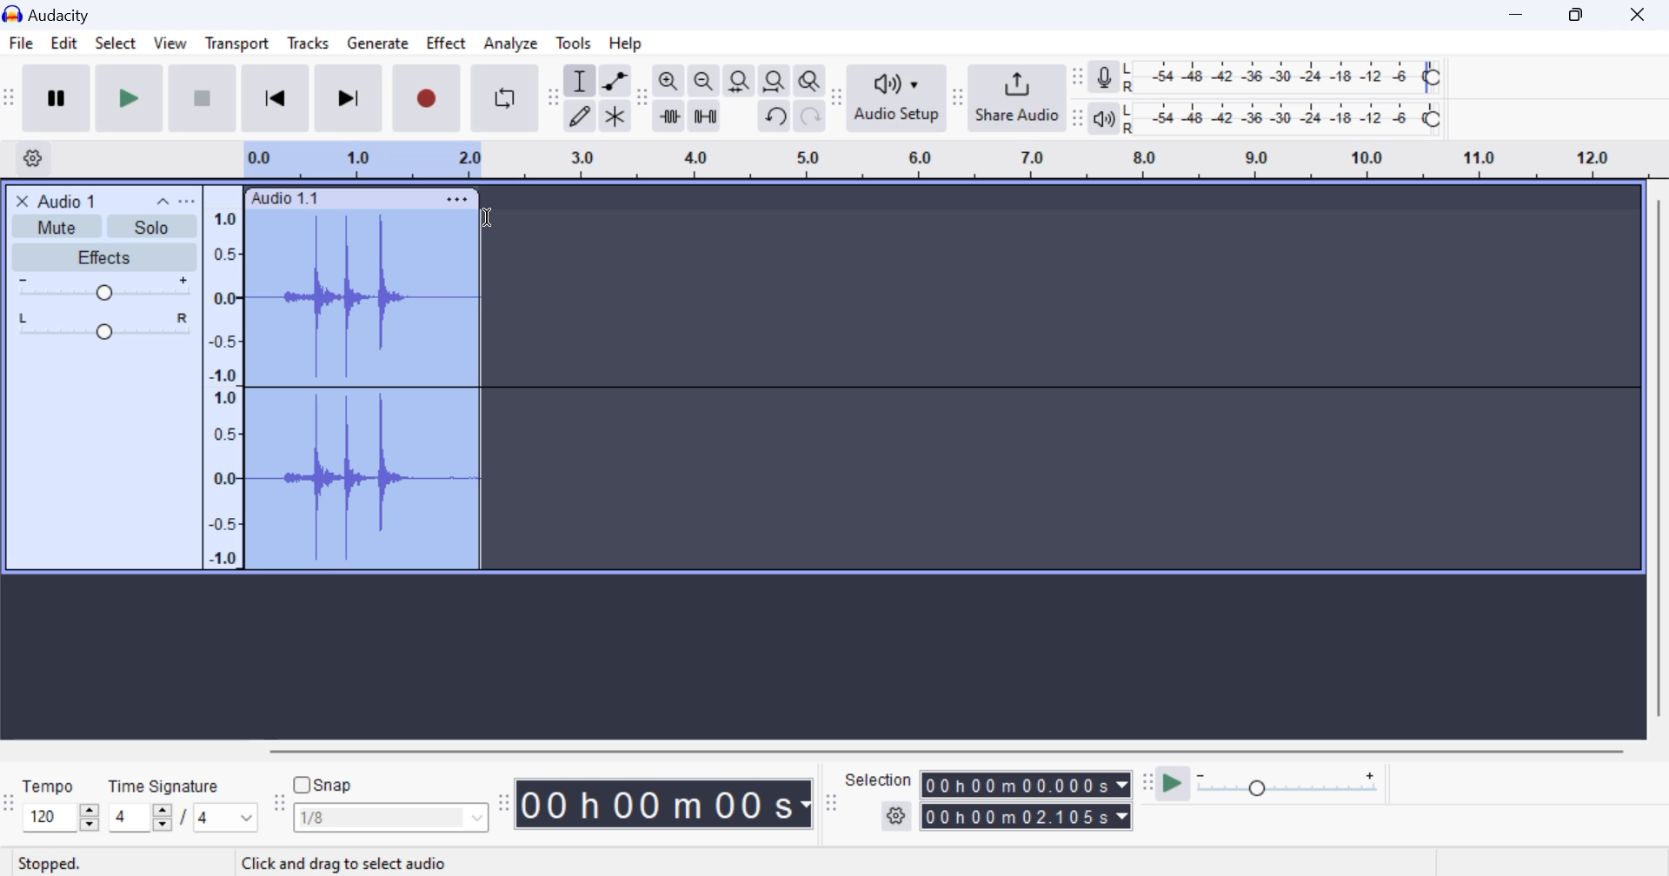 The height and width of the screenshot is (876, 1669). I want to click on Snap options, so click(393, 821).